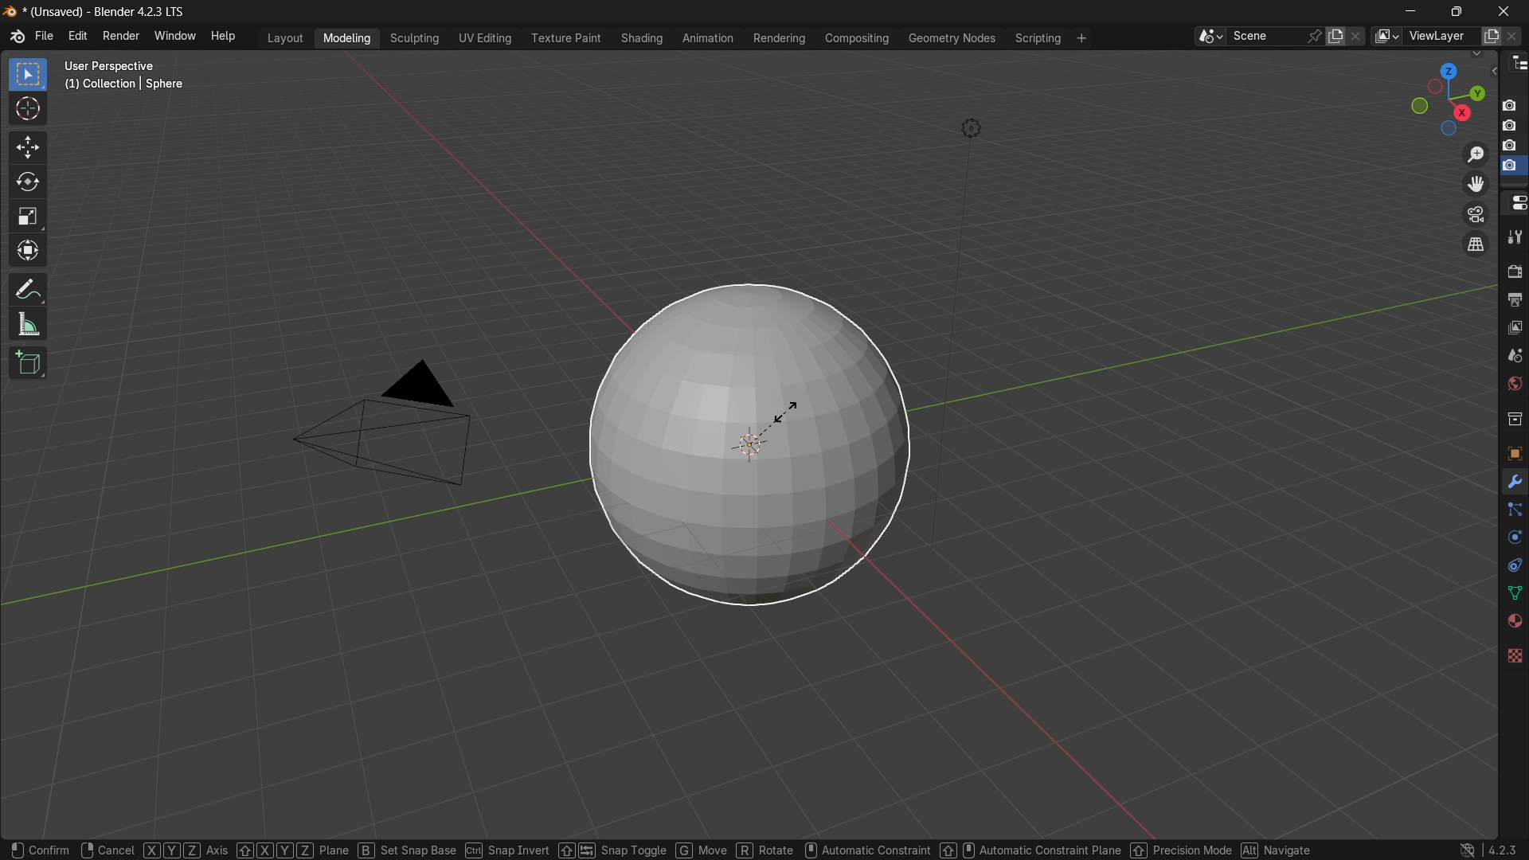  What do you see at coordinates (29, 109) in the screenshot?
I see `cursor` at bounding box center [29, 109].